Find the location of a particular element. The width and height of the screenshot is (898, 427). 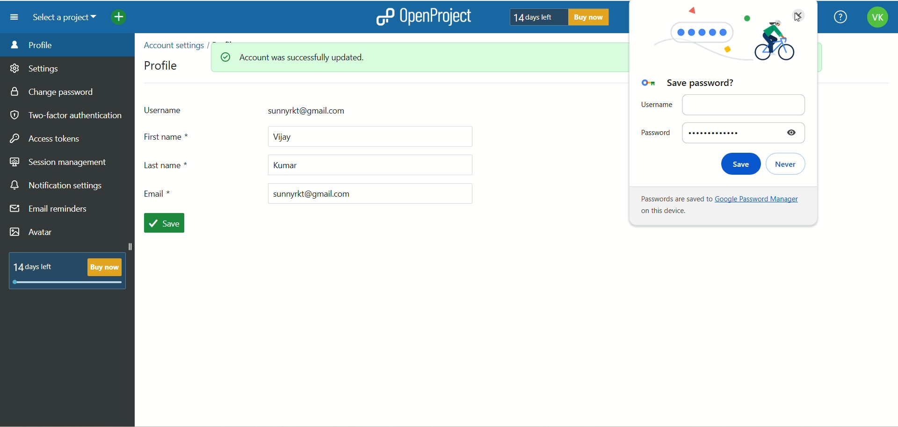

two-factor authentication is located at coordinates (65, 115).